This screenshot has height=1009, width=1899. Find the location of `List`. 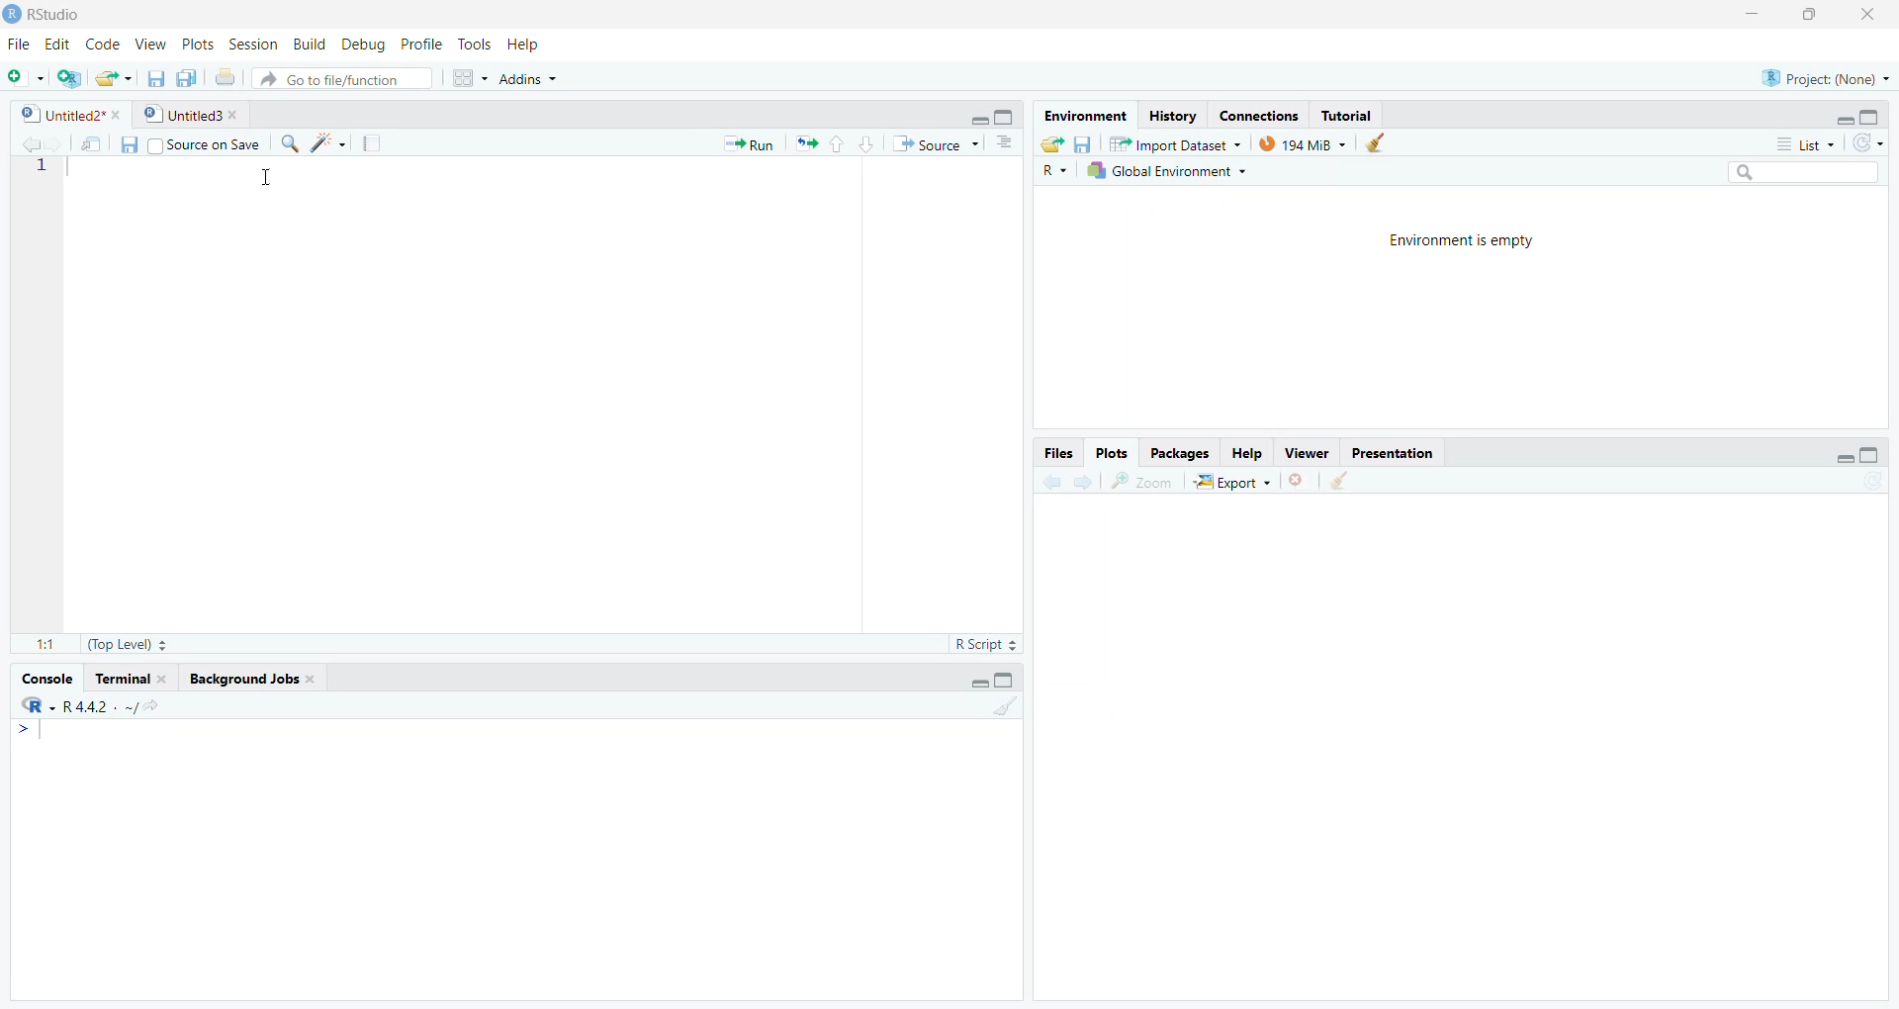

List is located at coordinates (1803, 143).